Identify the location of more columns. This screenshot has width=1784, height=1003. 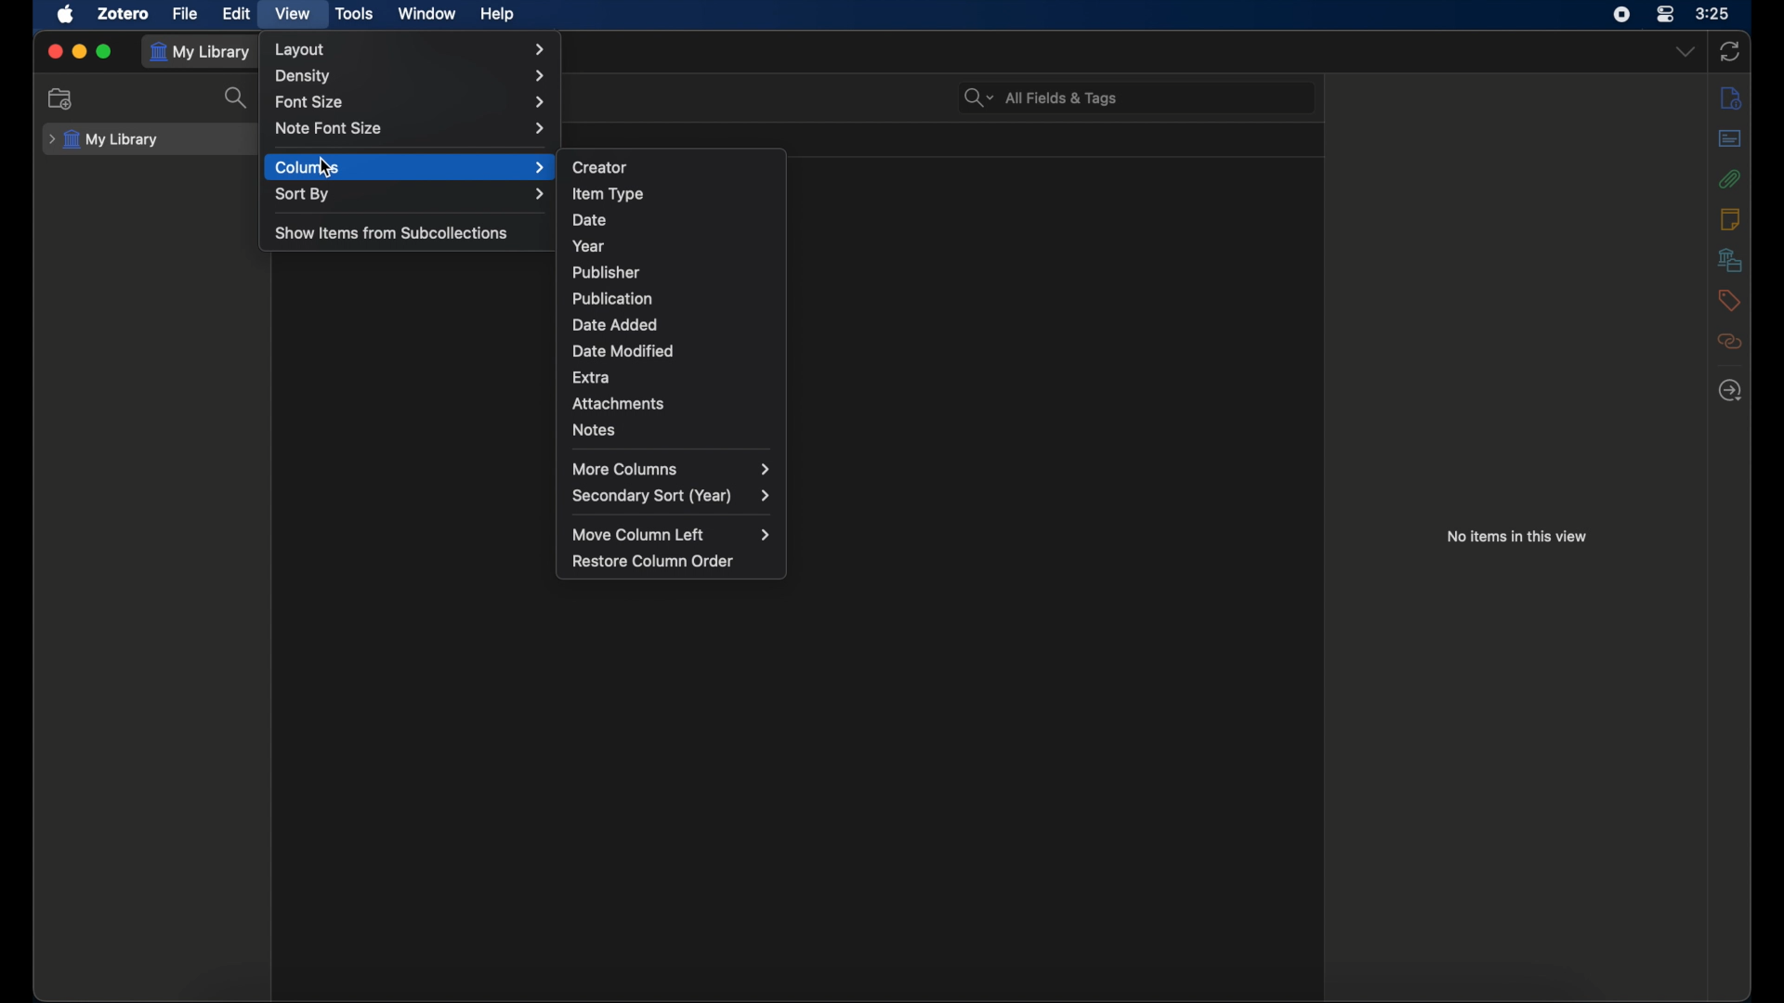
(671, 469).